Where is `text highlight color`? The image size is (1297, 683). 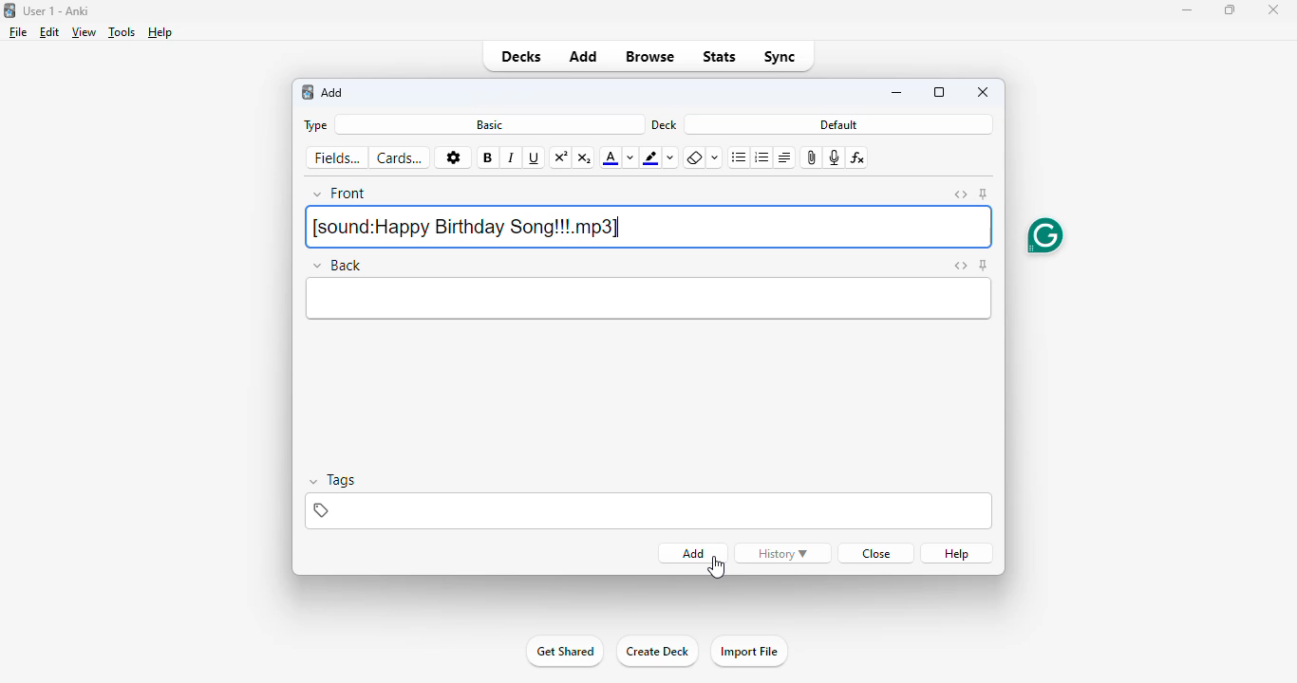
text highlight color is located at coordinates (650, 157).